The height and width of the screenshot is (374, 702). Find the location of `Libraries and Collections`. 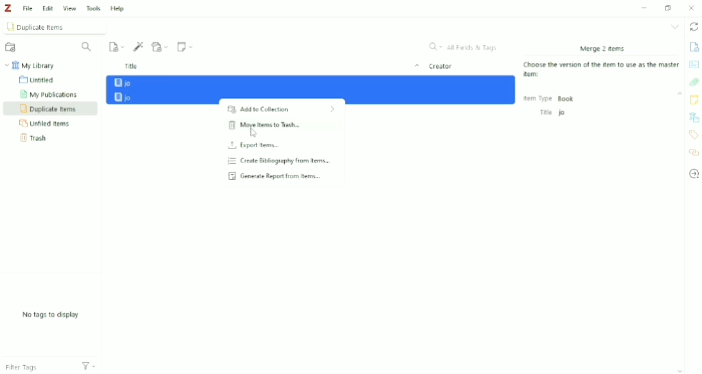

Libraries and Collections is located at coordinates (694, 116).